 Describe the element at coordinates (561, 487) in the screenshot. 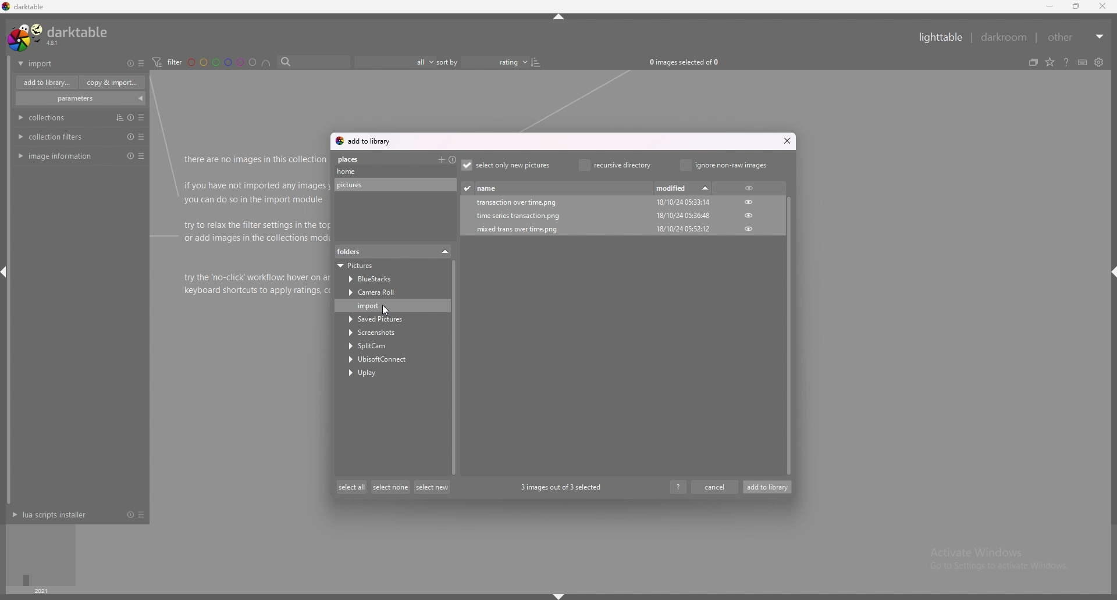

I see `3 images out of 3 selected` at that location.